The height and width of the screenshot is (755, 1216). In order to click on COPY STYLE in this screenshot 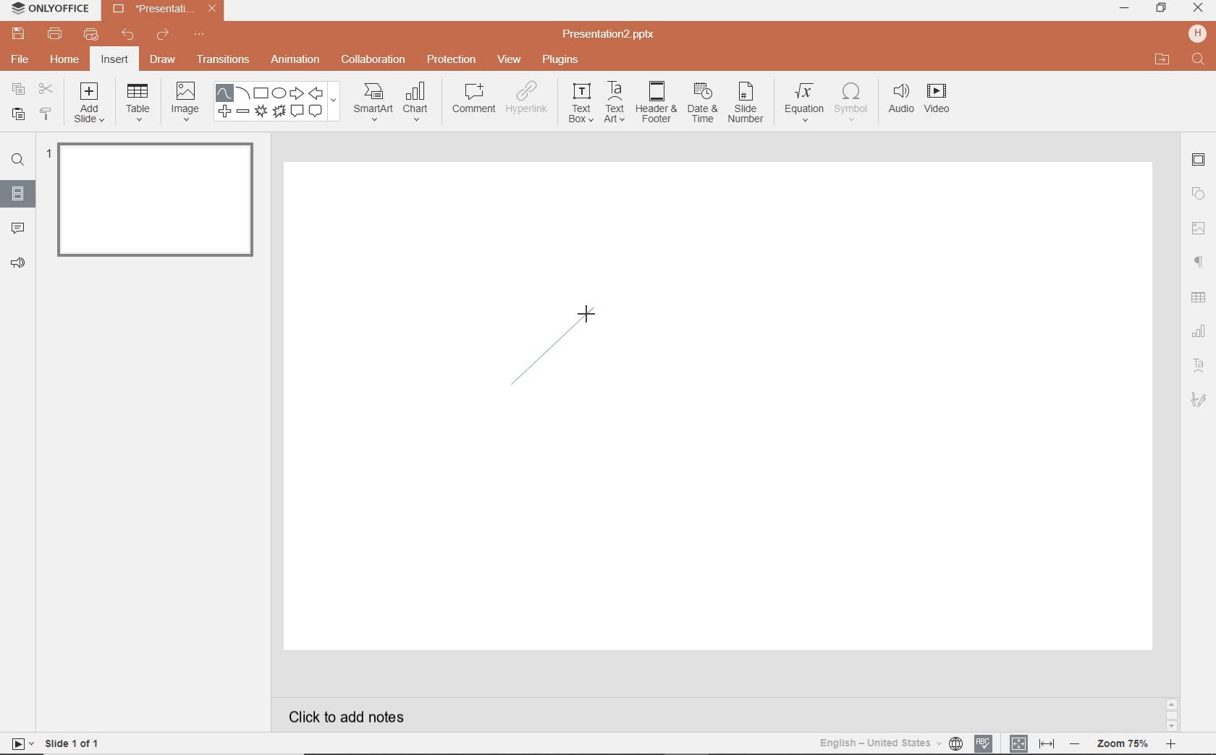, I will do `click(45, 114)`.